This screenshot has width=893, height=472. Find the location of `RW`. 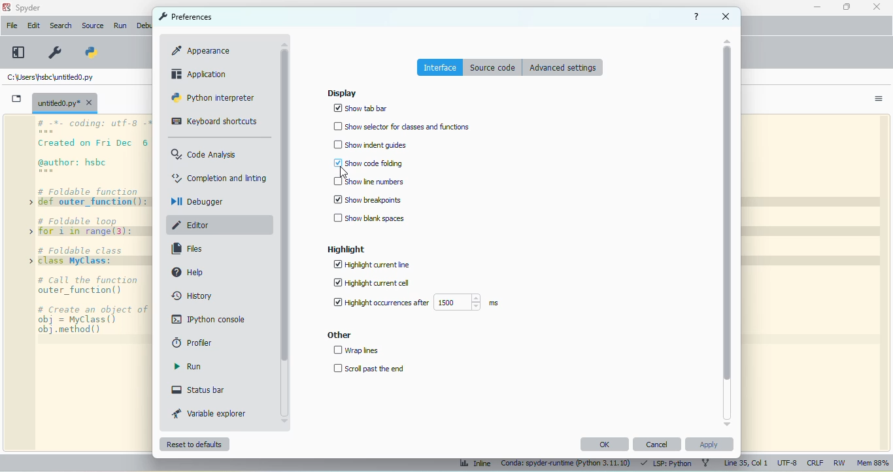

RW is located at coordinates (840, 463).